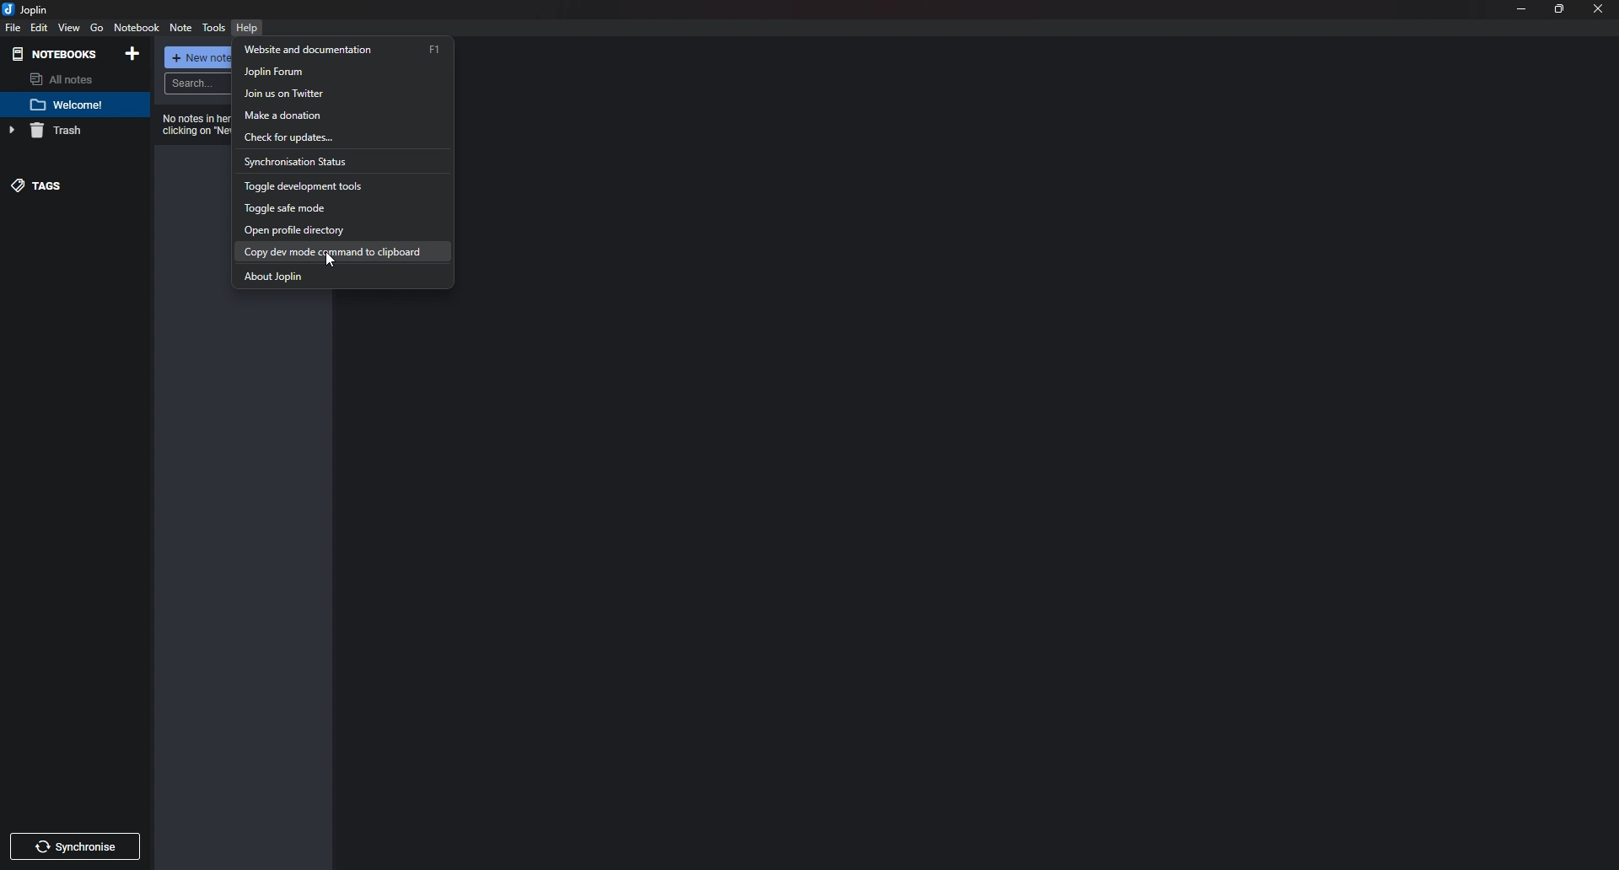  I want to click on Trash, so click(67, 131).